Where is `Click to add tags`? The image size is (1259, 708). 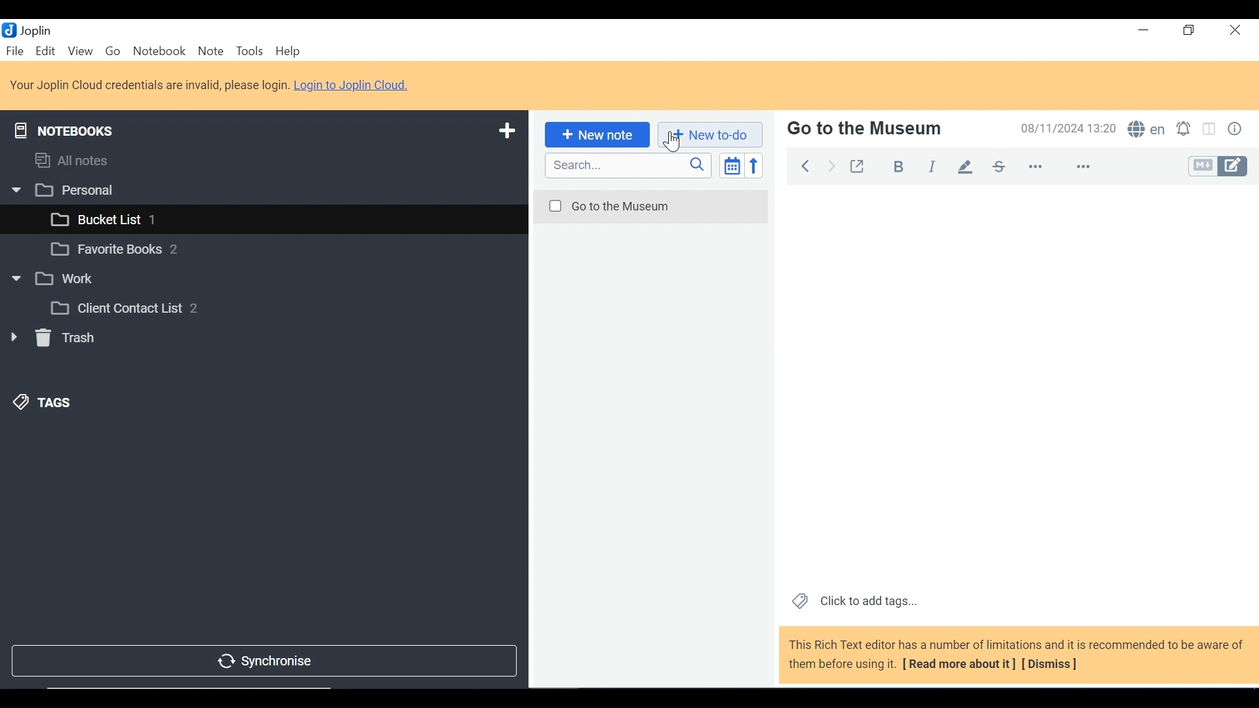 Click to add tags is located at coordinates (854, 602).